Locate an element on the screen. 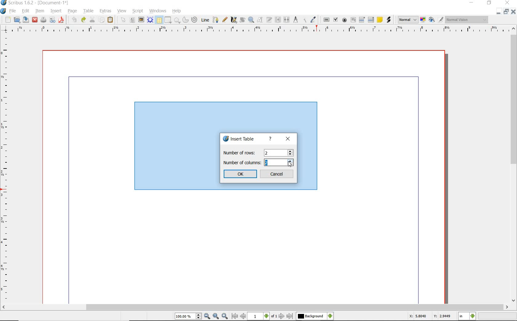  select current page level is located at coordinates (263, 316).